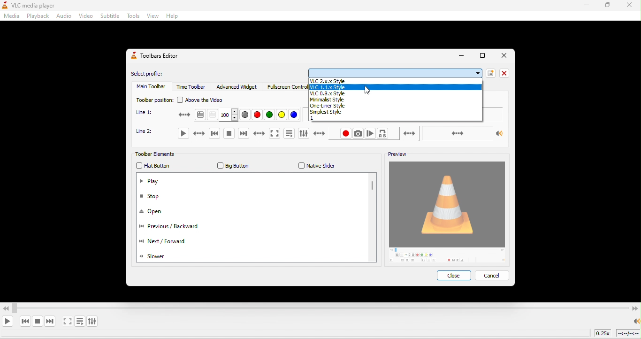 The width and height of the screenshot is (641, 339). What do you see at coordinates (455, 277) in the screenshot?
I see `close` at bounding box center [455, 277].